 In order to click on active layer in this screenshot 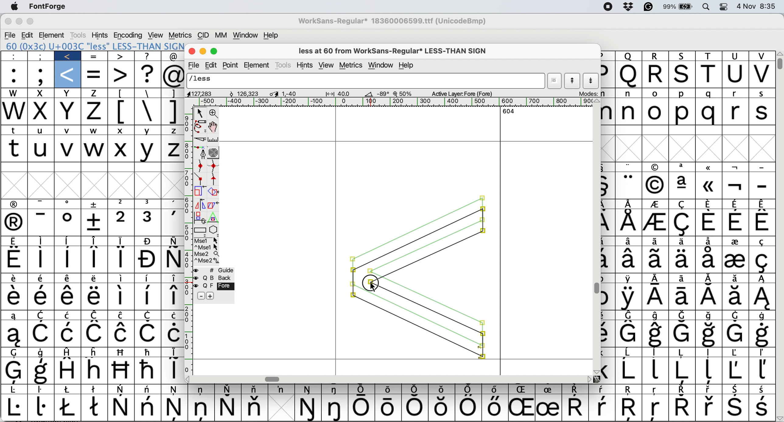, I will do `click(462, 93)`.